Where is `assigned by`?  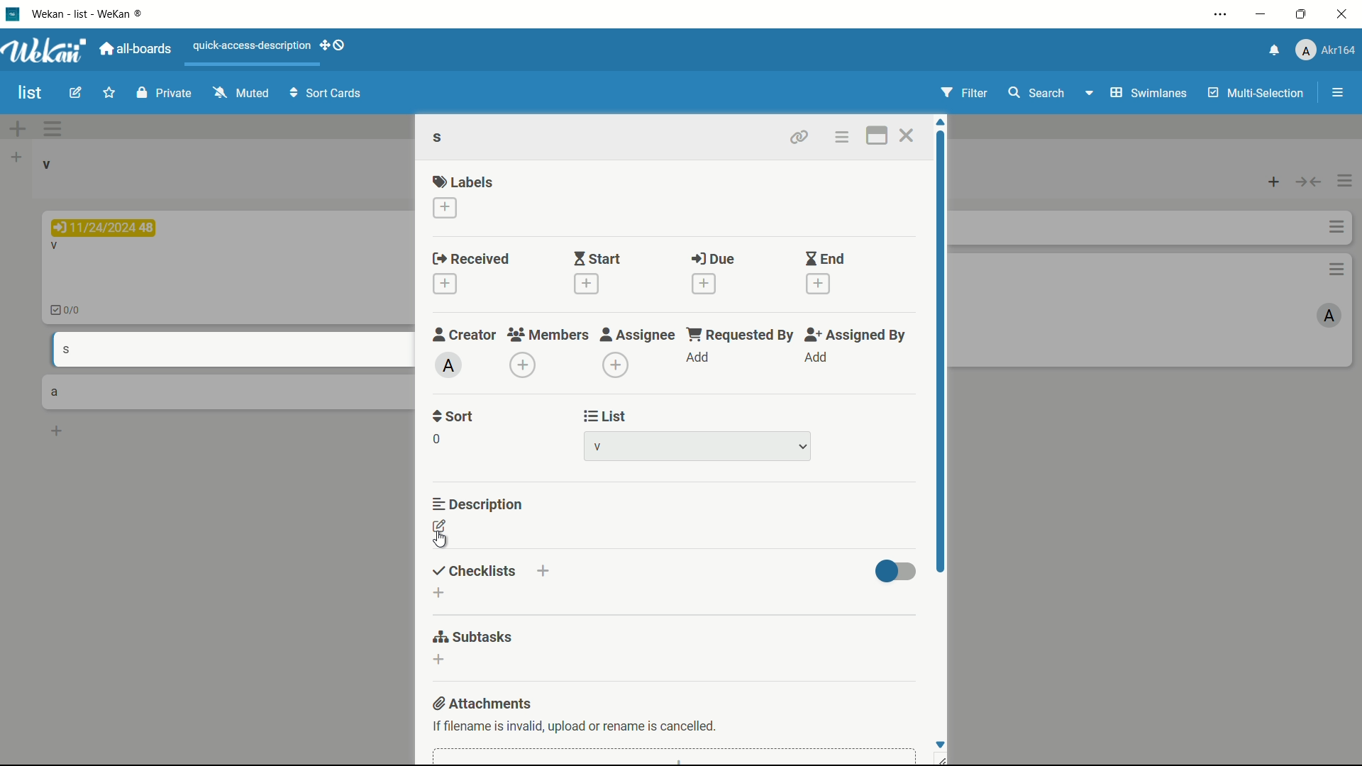 assigned by is located at coordinates (858, 336).